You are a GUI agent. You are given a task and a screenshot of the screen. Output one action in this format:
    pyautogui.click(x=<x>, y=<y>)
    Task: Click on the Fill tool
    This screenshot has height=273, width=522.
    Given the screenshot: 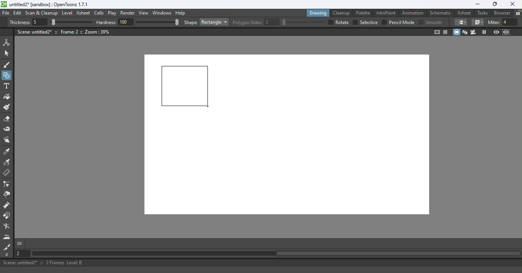 What is the action you would take?
    pyautogui.click(x=7, y=98)
    